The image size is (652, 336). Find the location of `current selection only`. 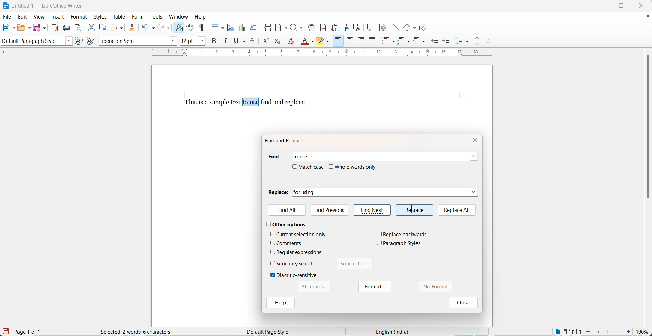

current selection only is located at coordinates (302, 234).